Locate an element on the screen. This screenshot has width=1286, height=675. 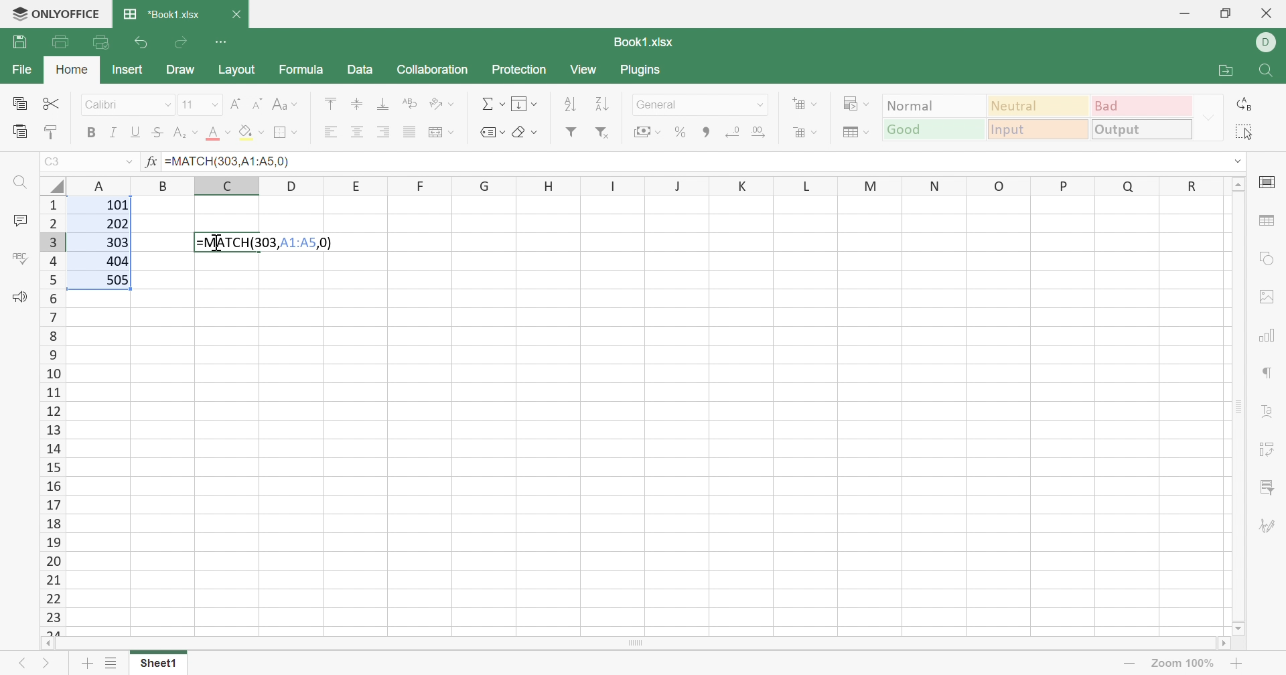
C3 is located at coordinates (54, 161).